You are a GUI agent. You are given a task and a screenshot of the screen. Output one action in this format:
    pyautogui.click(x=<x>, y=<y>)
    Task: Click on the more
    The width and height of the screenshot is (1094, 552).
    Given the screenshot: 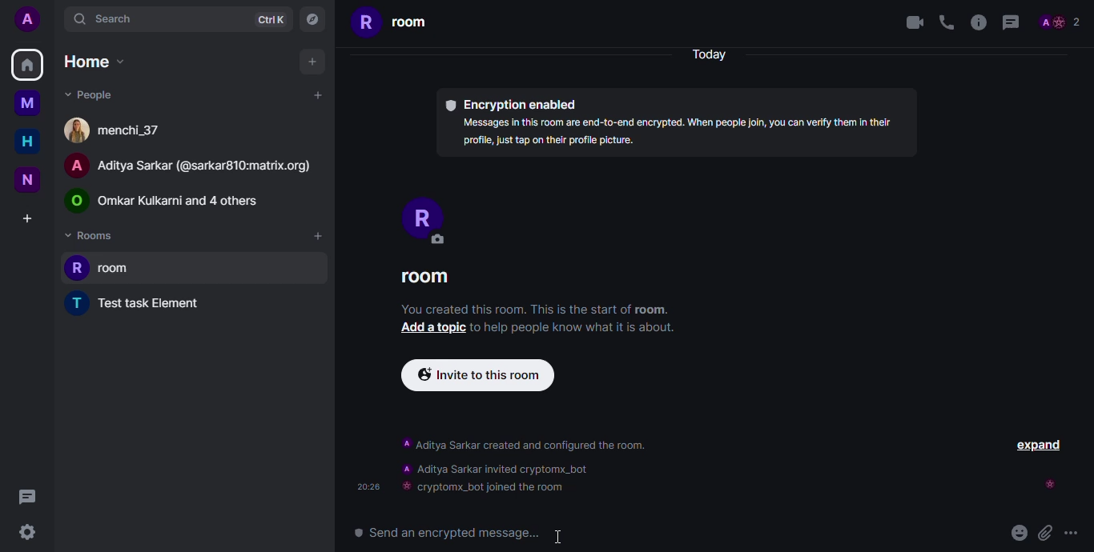 What is the action you would take?
    pyautogui.click(x=1076, y=530)
    